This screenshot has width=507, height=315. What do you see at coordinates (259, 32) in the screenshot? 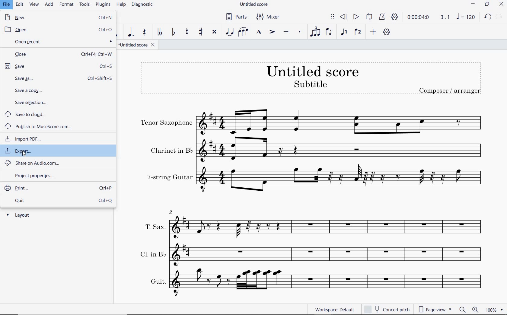
I see `MARCATO` at bounding box center [259, 32].